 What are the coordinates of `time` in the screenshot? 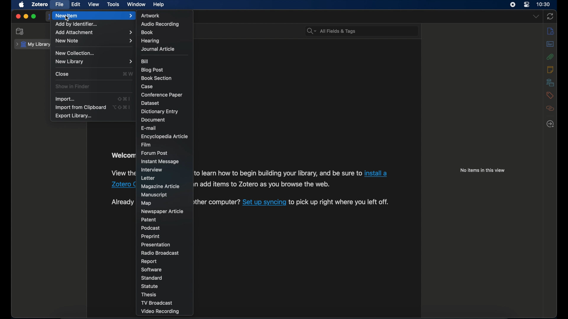 It's located at (543, 4).